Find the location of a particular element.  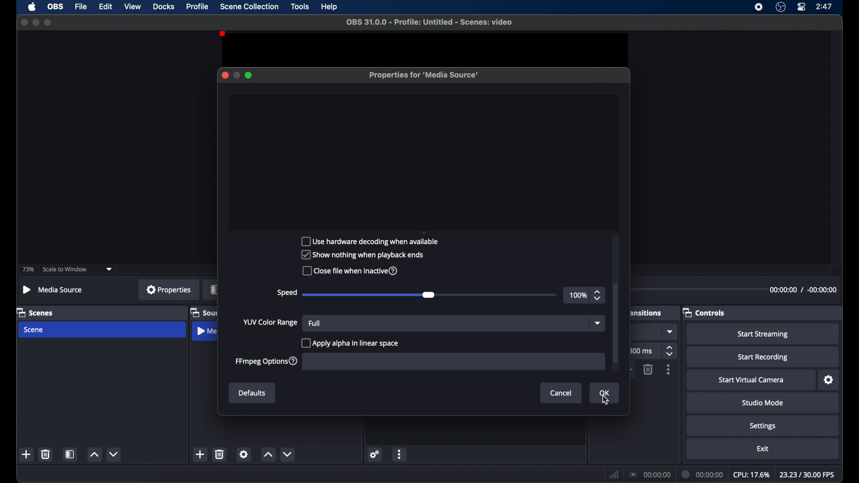

add is located at coordinates (200, 454).